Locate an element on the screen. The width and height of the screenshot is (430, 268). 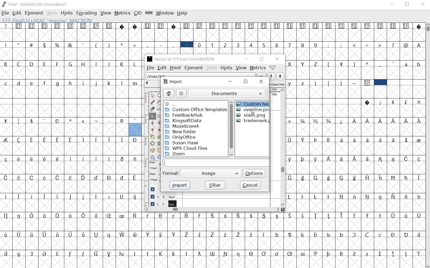
? is located at coordinates (393, 44).